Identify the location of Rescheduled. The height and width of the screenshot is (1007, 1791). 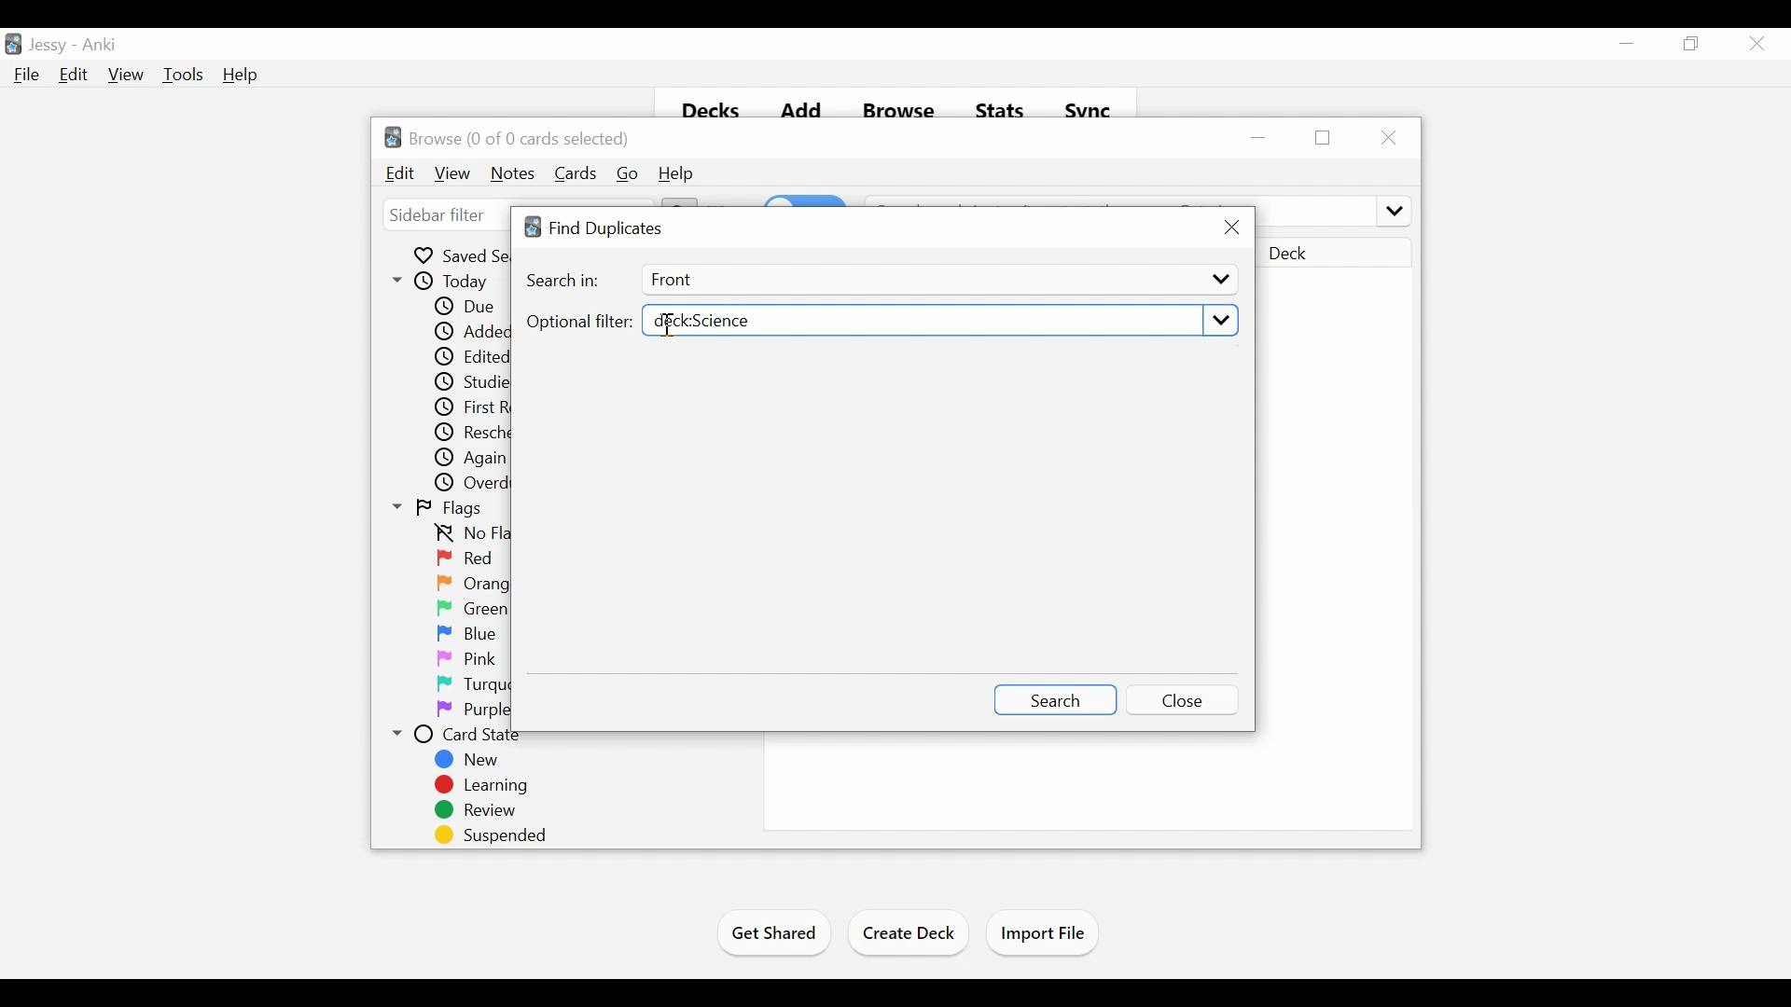
(473, 433).